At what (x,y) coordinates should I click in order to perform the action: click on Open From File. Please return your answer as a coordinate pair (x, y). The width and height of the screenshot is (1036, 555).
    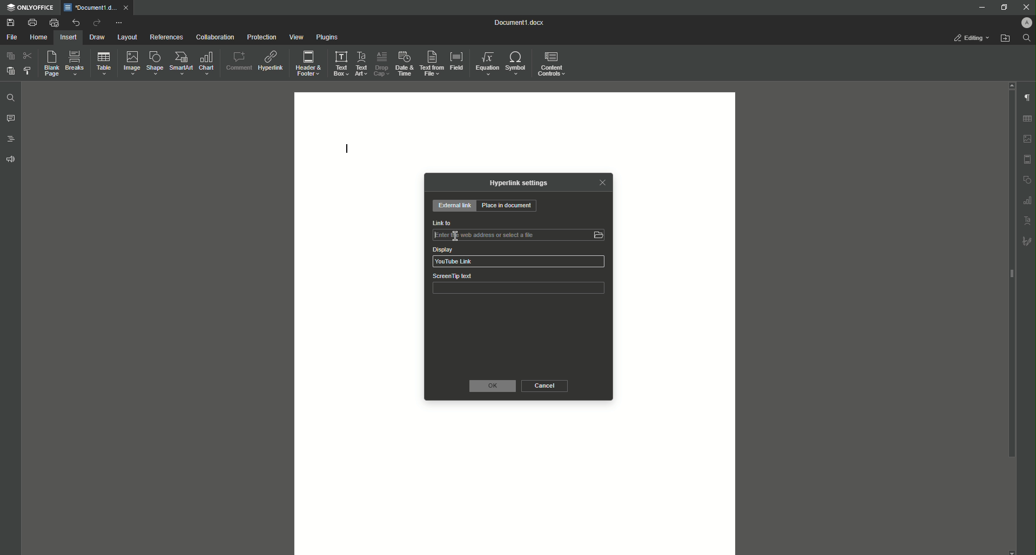
    Looking at the image, I should click on (1005, 39).